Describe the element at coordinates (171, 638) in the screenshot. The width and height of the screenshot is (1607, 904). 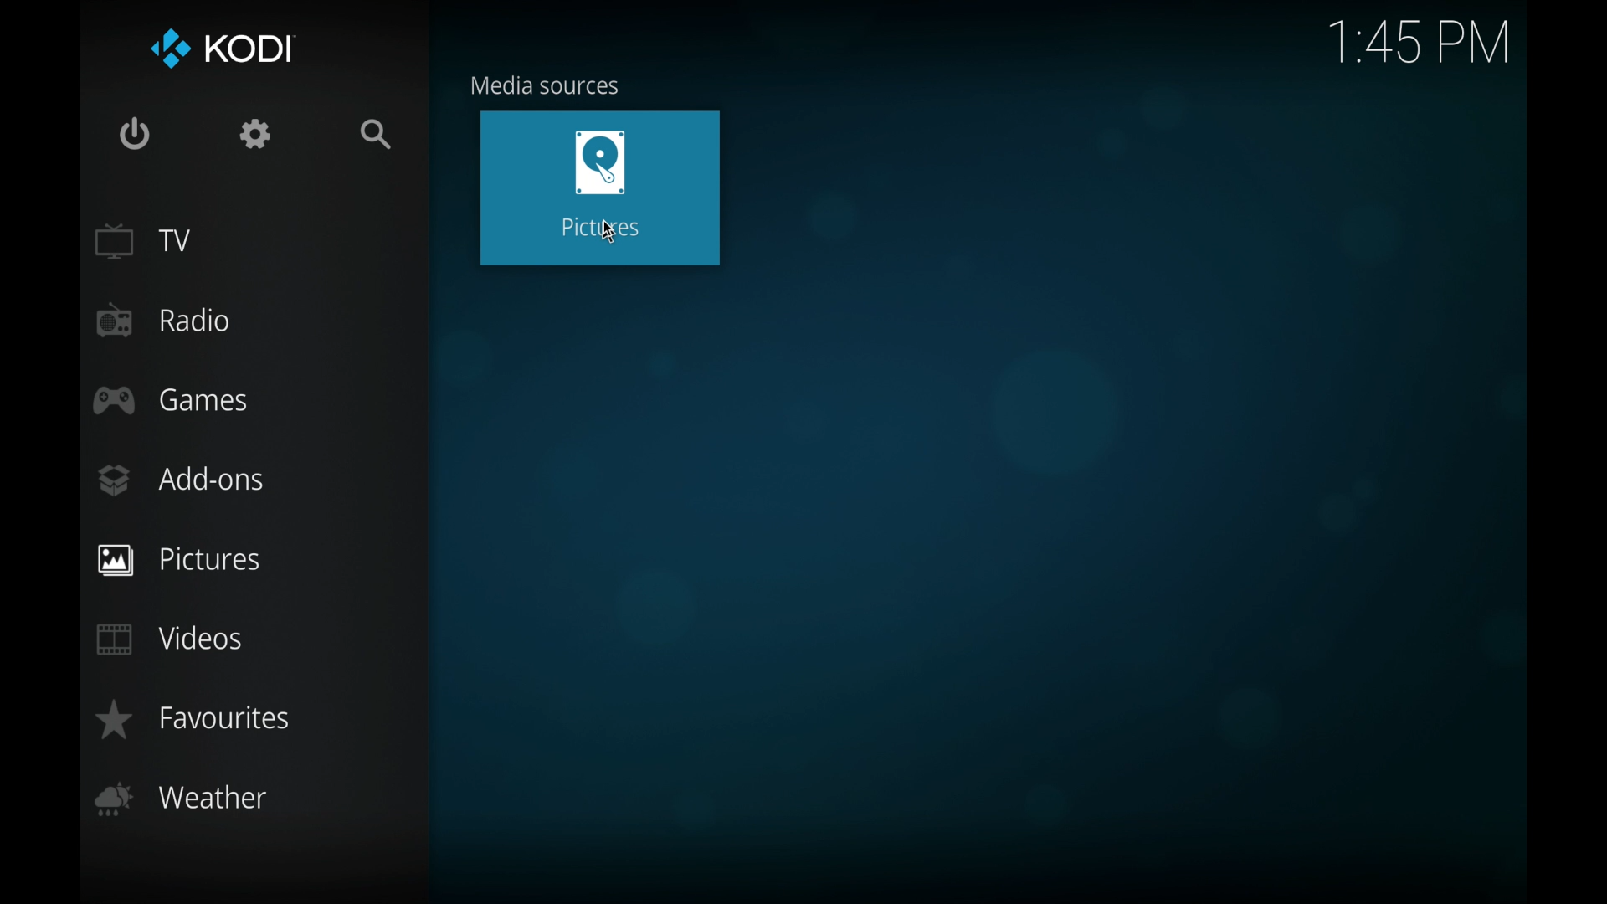
I see `videos` at that location.